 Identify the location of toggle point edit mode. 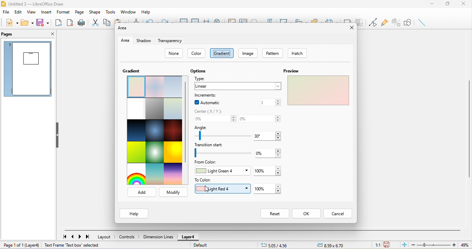
(373, 22).